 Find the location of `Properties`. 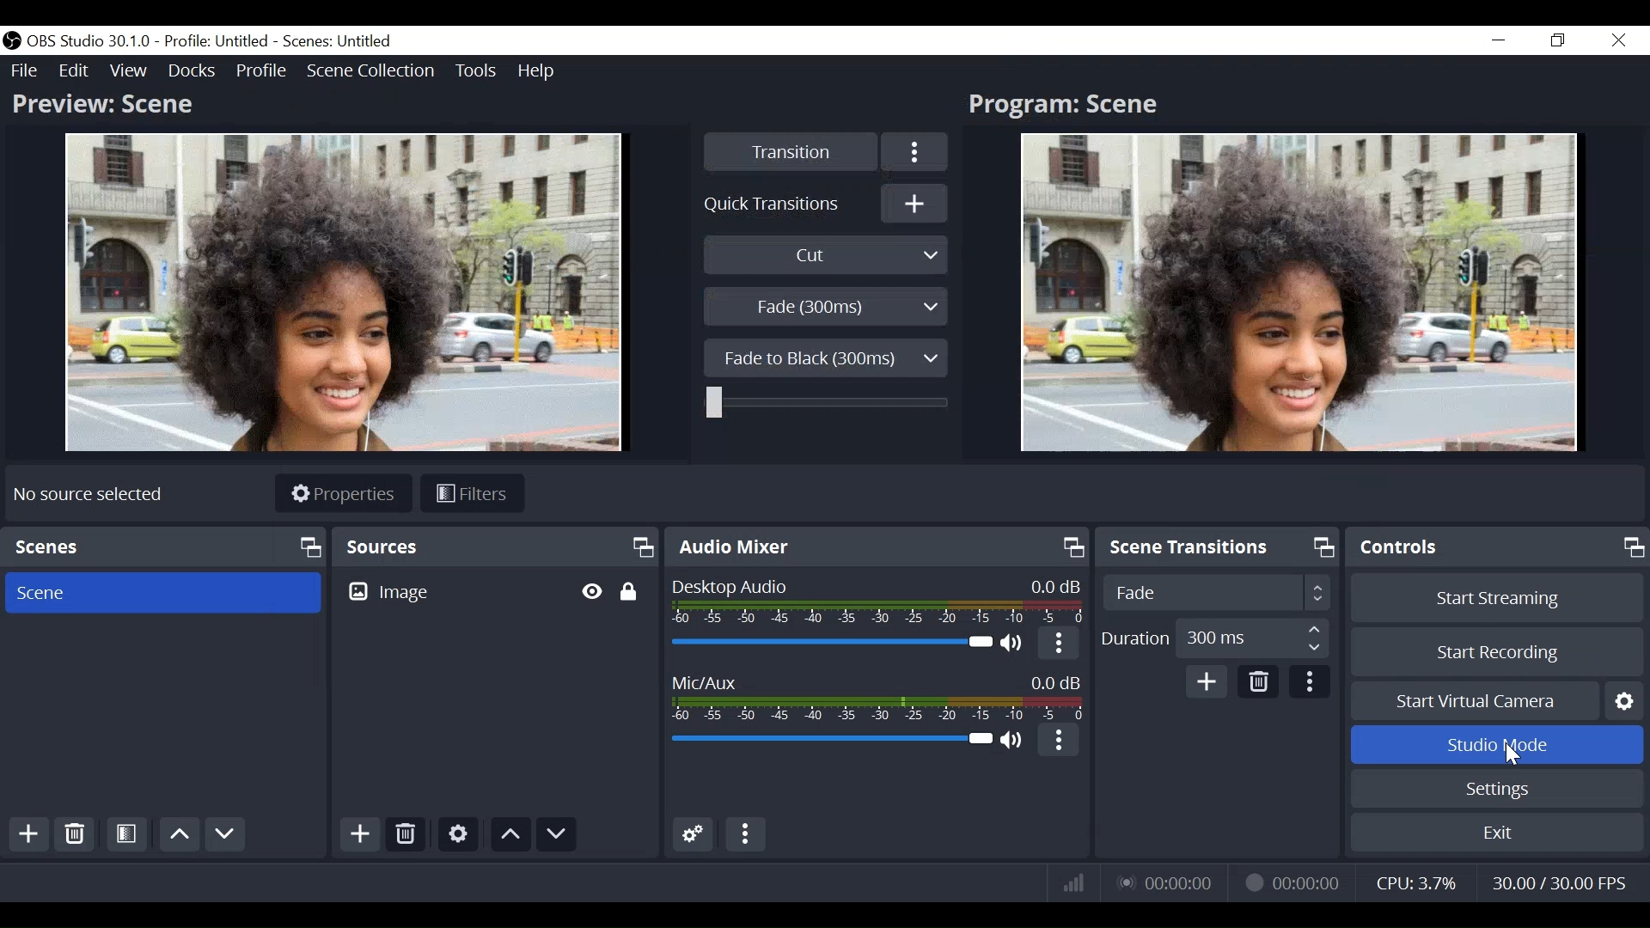

Properties is located at coordinates (343, 494).